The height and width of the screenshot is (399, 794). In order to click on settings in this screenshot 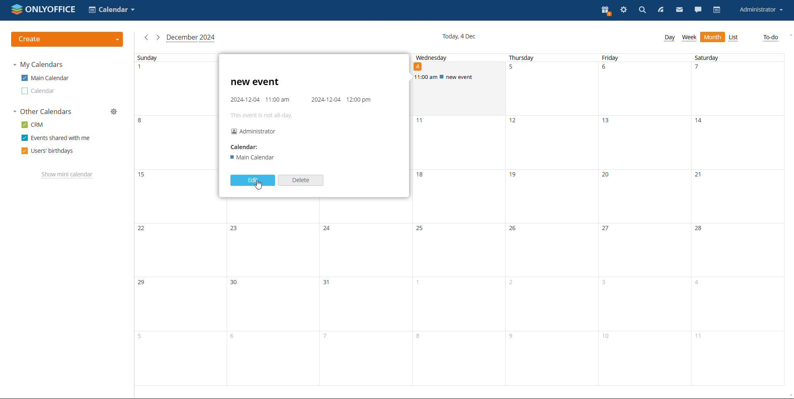, I will do `click(623, 11)`.